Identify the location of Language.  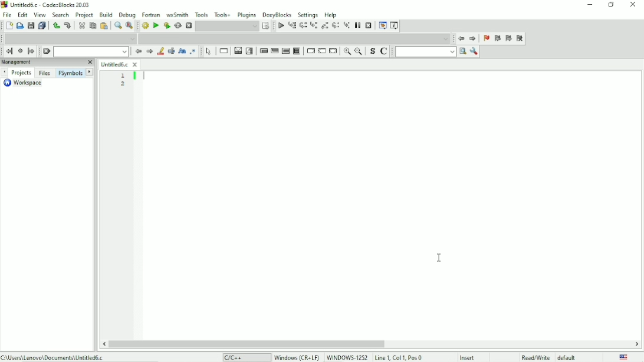
(624, 357).